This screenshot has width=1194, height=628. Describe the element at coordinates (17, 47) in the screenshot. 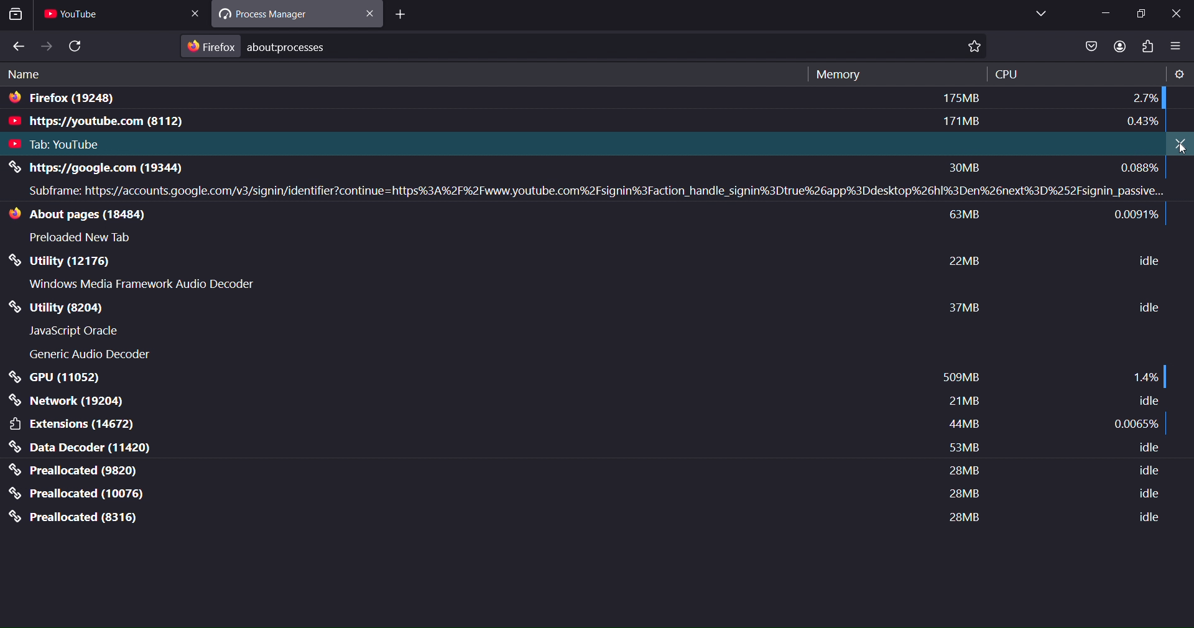

I see `go back one page` at that location.